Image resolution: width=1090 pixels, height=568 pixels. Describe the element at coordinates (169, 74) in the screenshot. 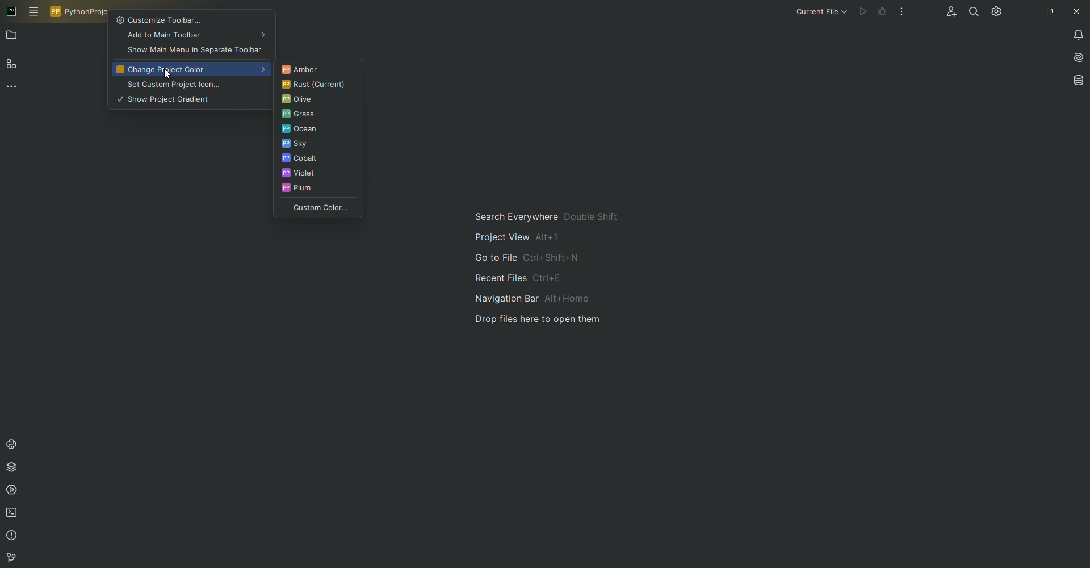

I see `cursor` at that location.